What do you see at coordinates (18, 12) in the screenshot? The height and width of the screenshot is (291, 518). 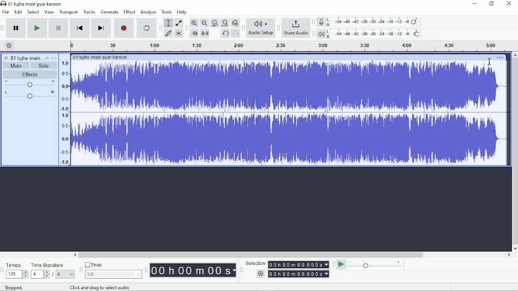 I see `Edit` at bounding box center [18, 12].